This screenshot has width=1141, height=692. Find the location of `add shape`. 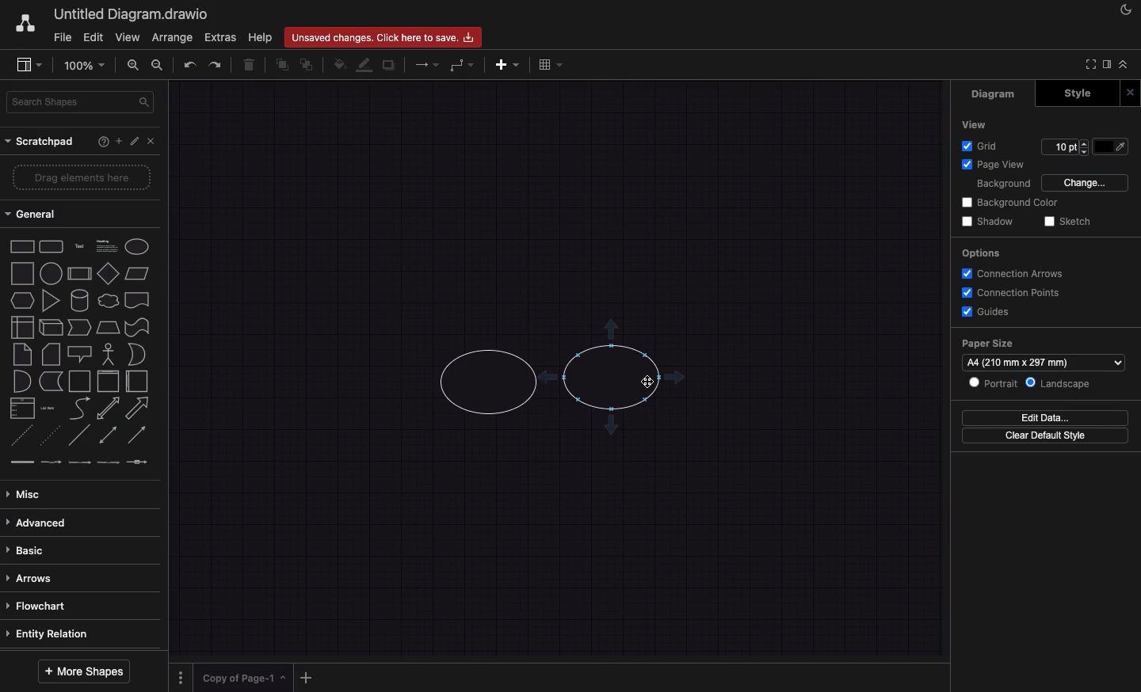

add shape is located at coordinates (612, 428).